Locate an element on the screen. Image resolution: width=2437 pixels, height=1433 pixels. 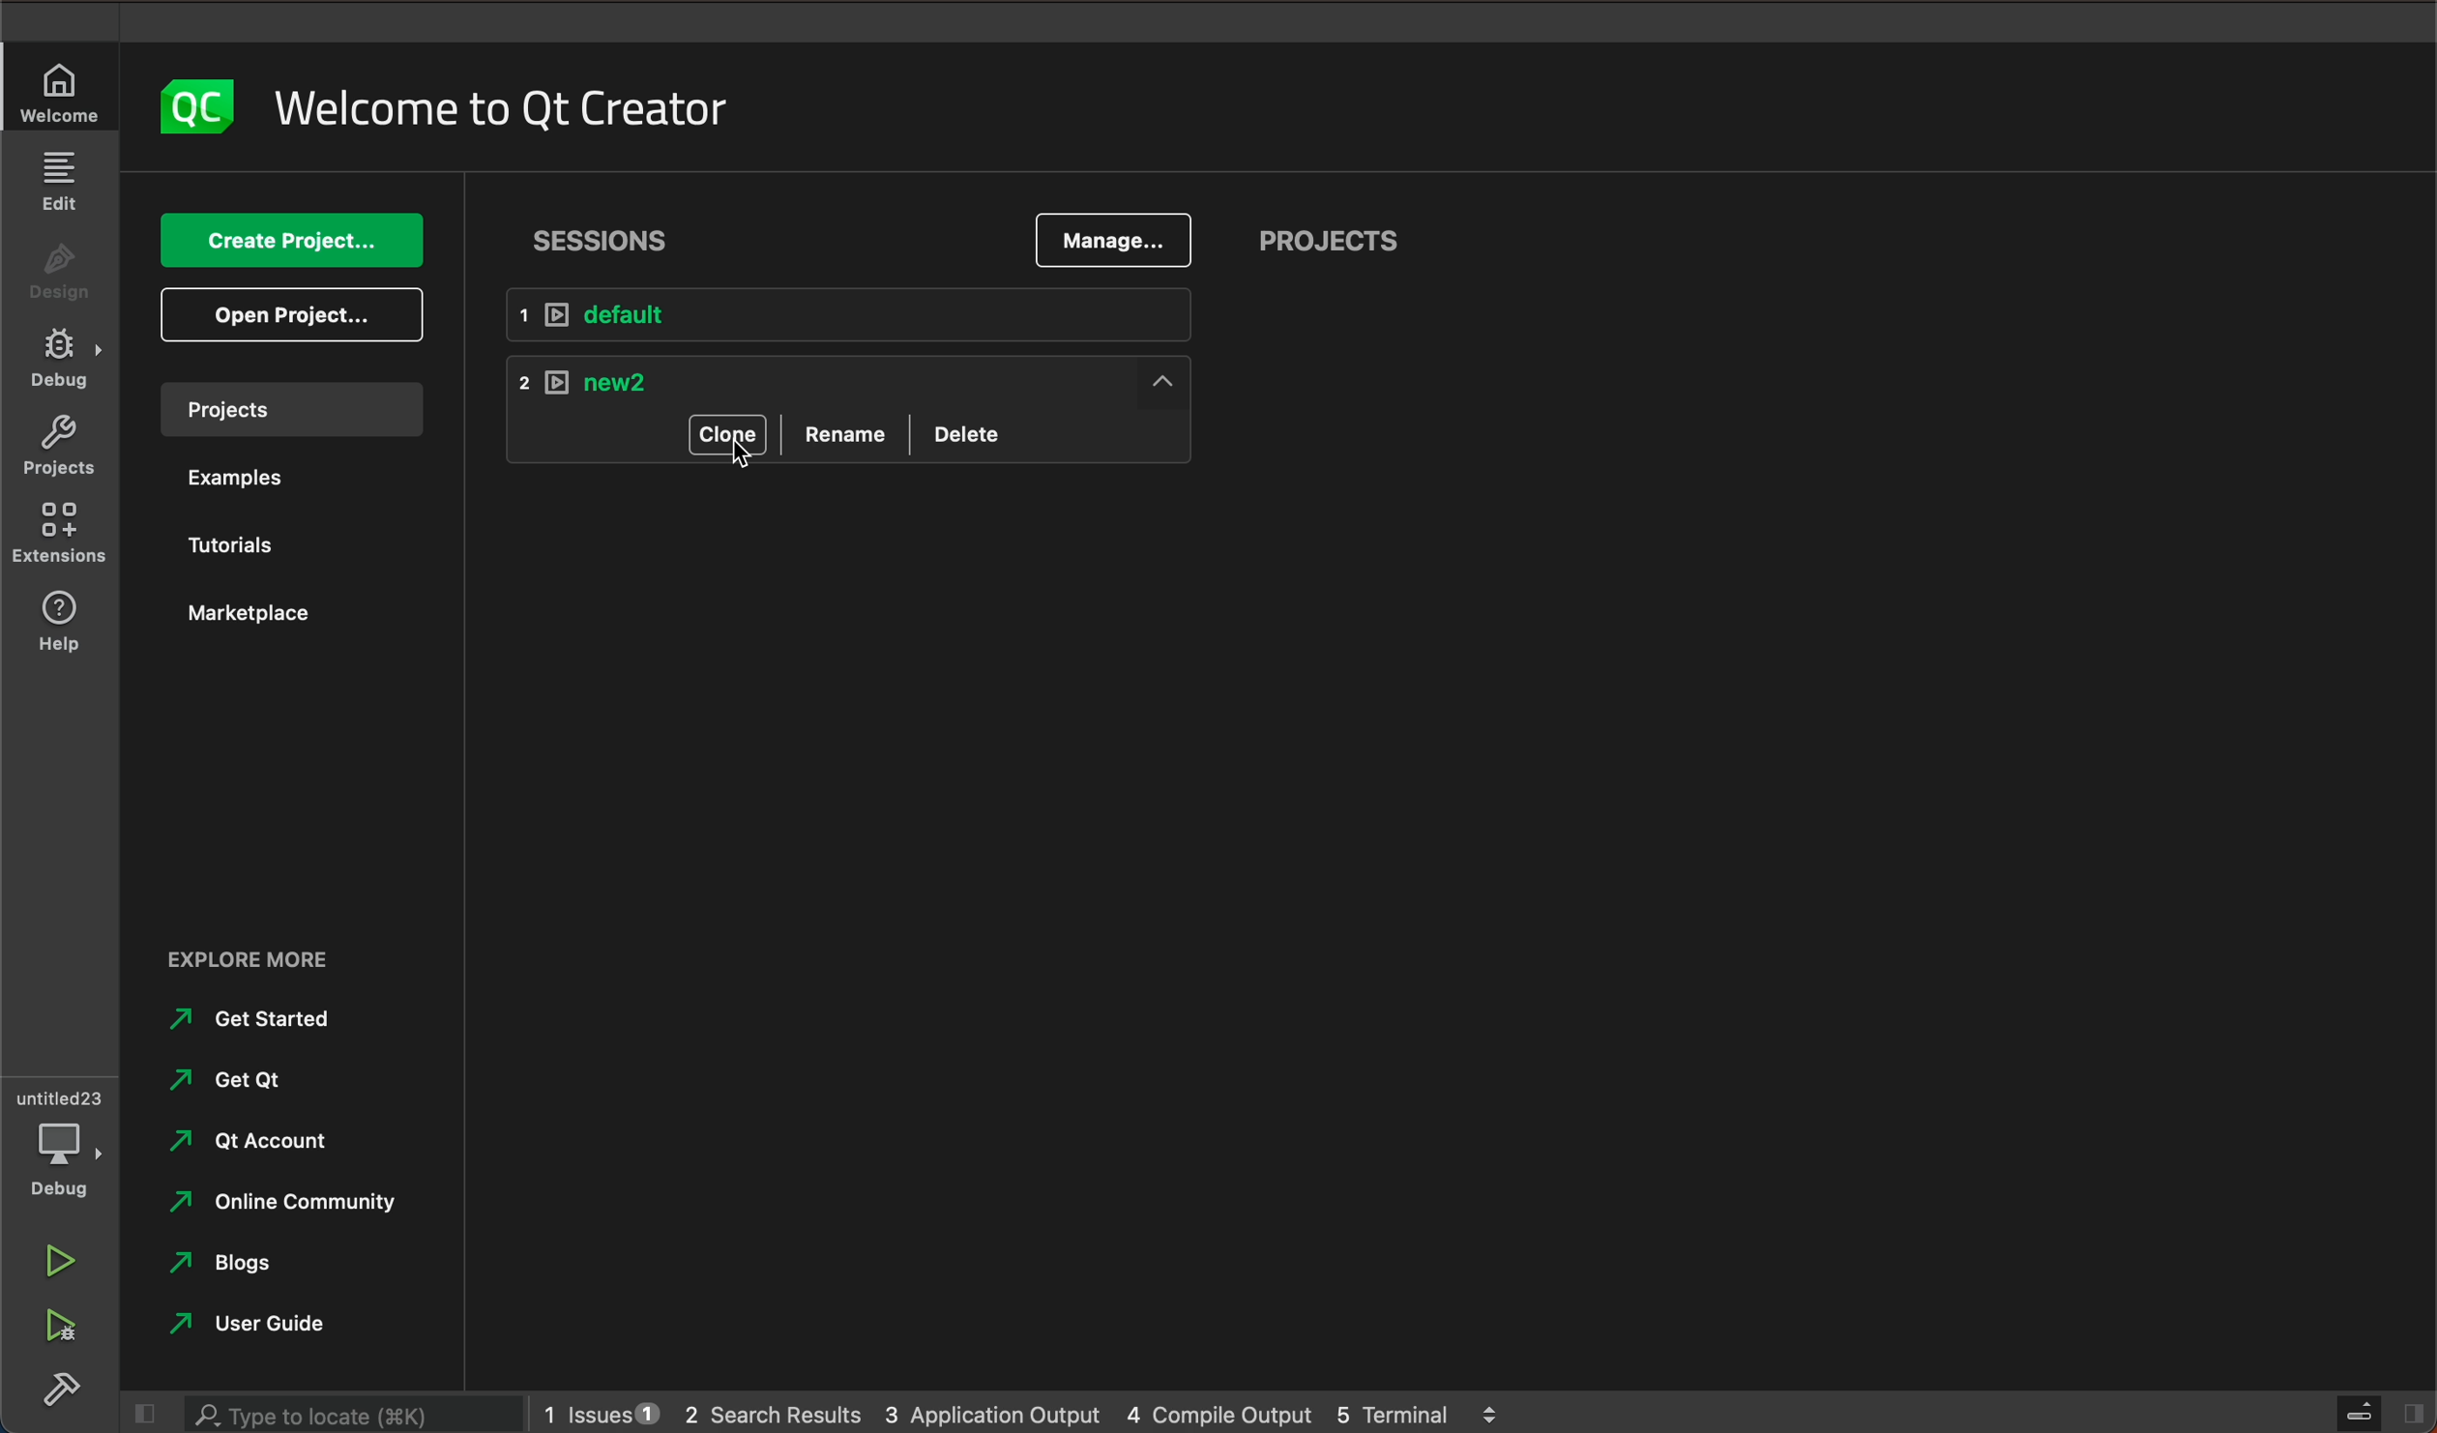
search results is located at coordinates (773, 1409).